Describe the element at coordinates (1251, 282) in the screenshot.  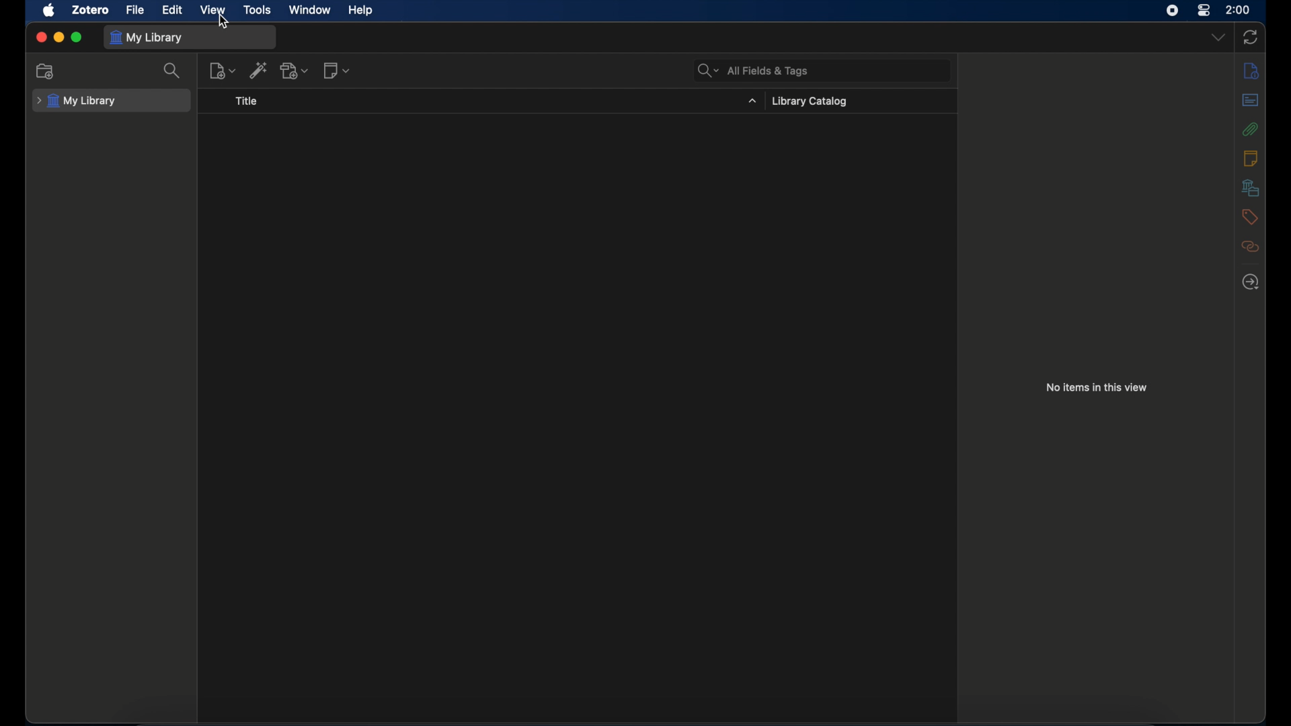
I see `locate` at that location.